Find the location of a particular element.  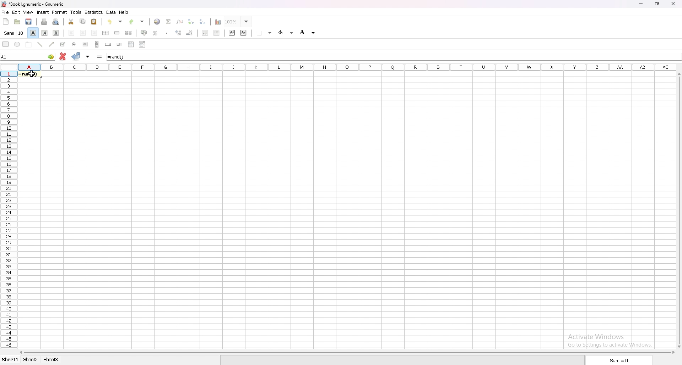

zoom is located at coordinates (238, 22).